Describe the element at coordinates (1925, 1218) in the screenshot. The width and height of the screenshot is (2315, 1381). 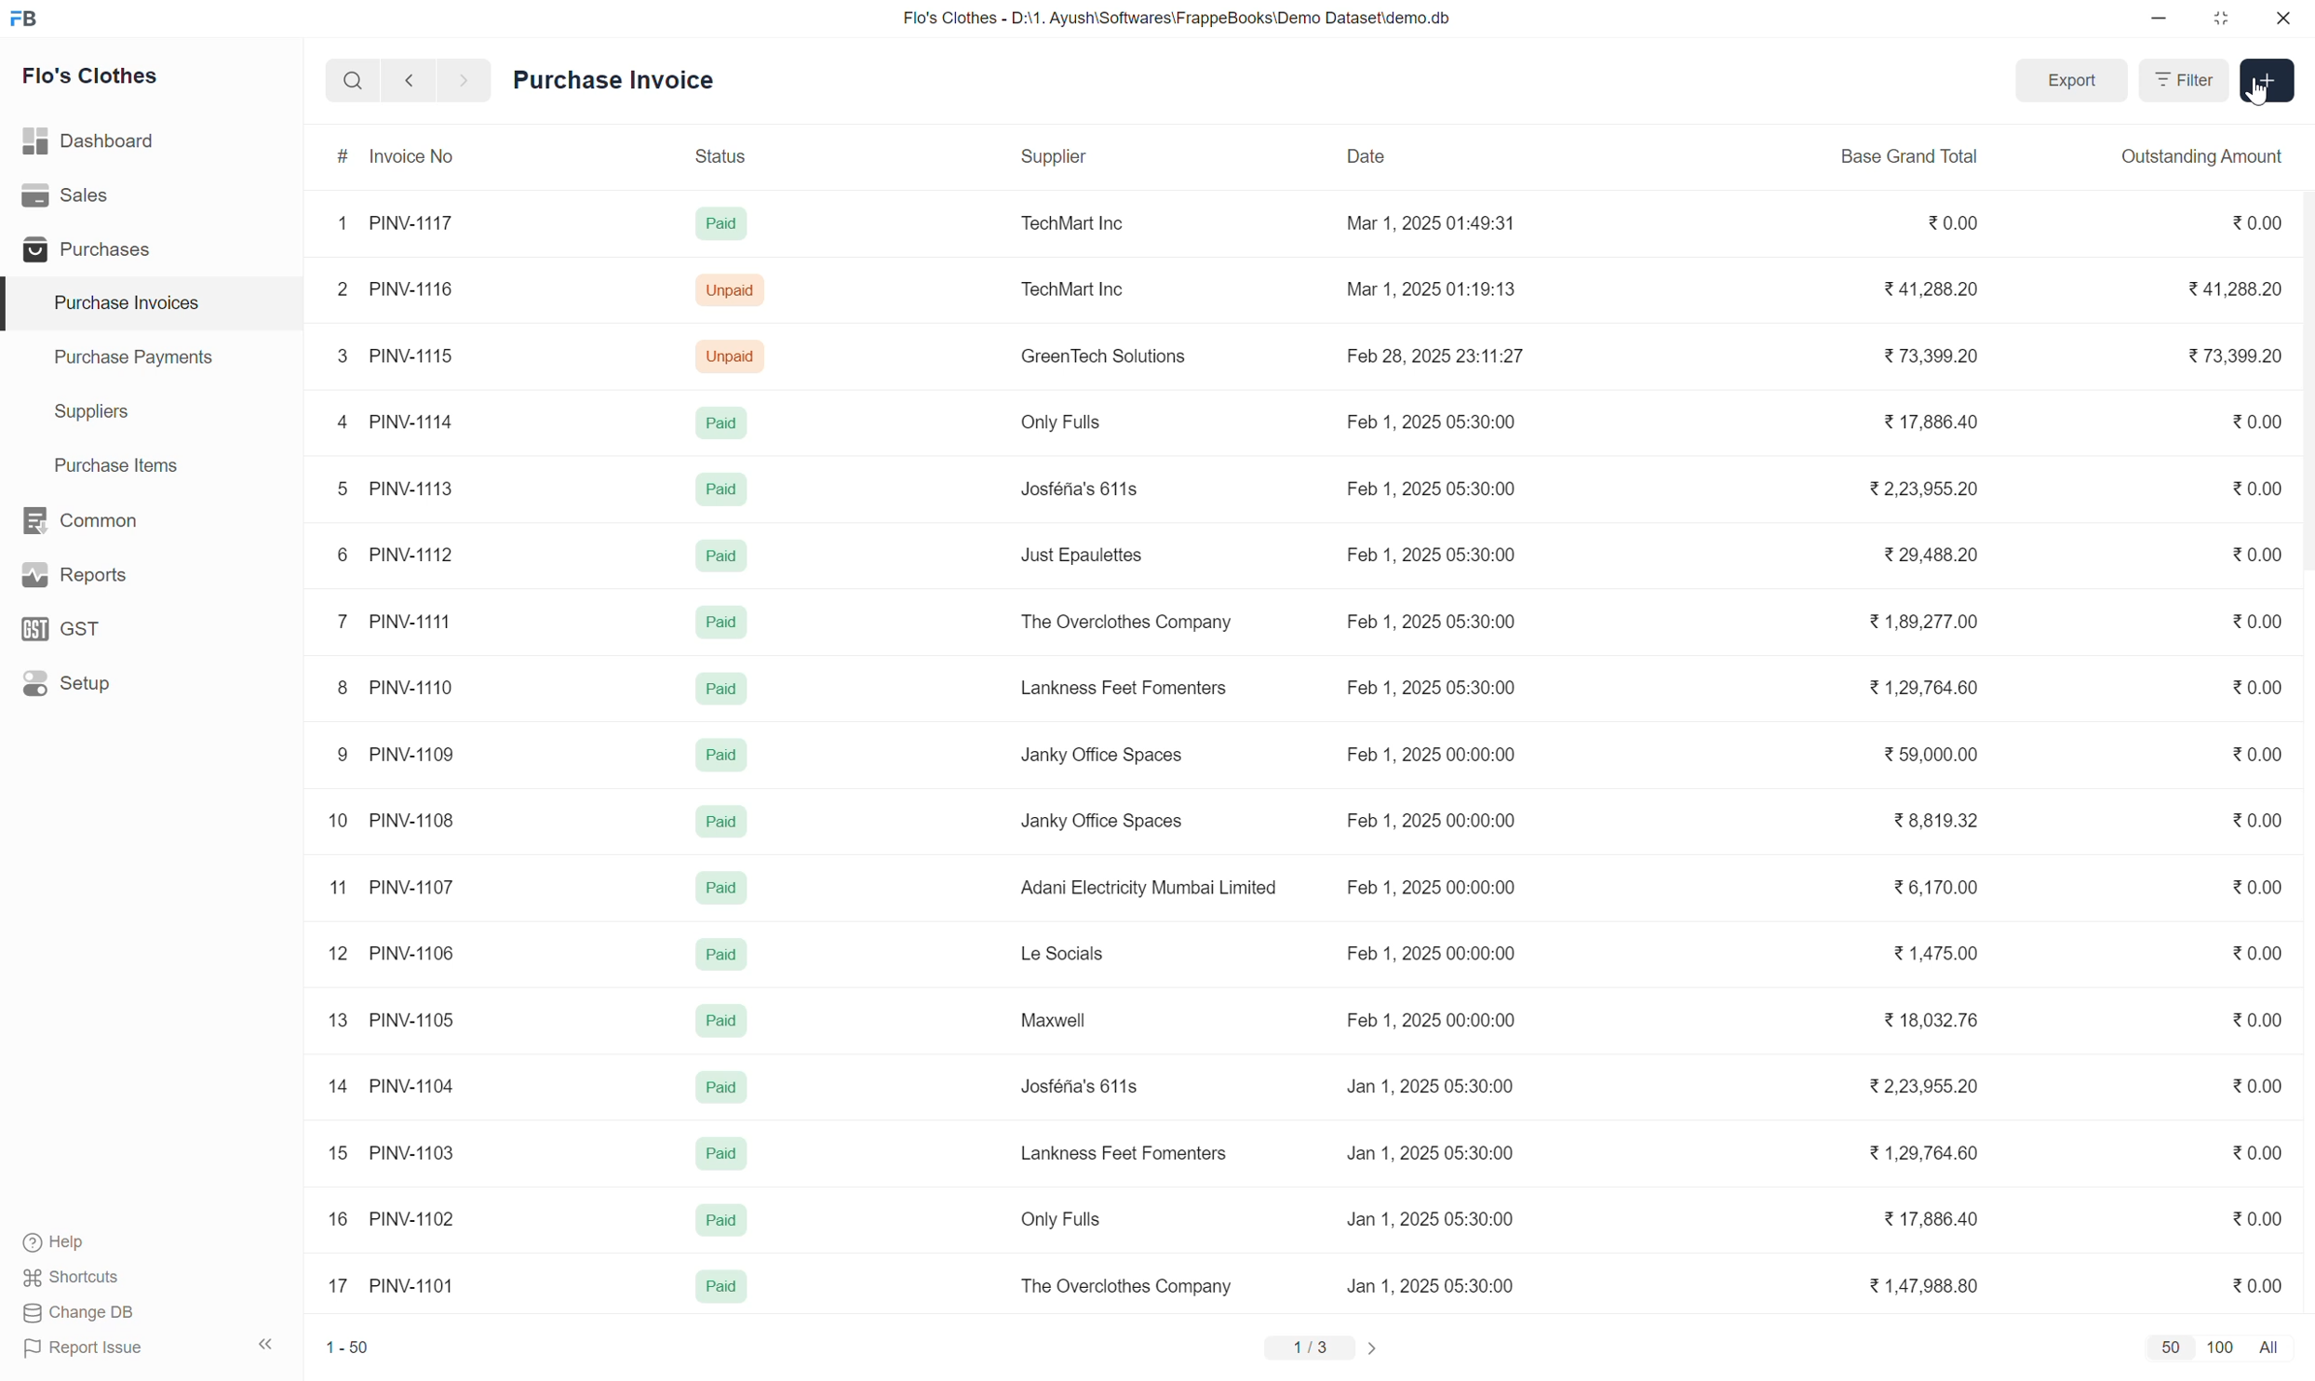
I see `17,886.40` at that location.